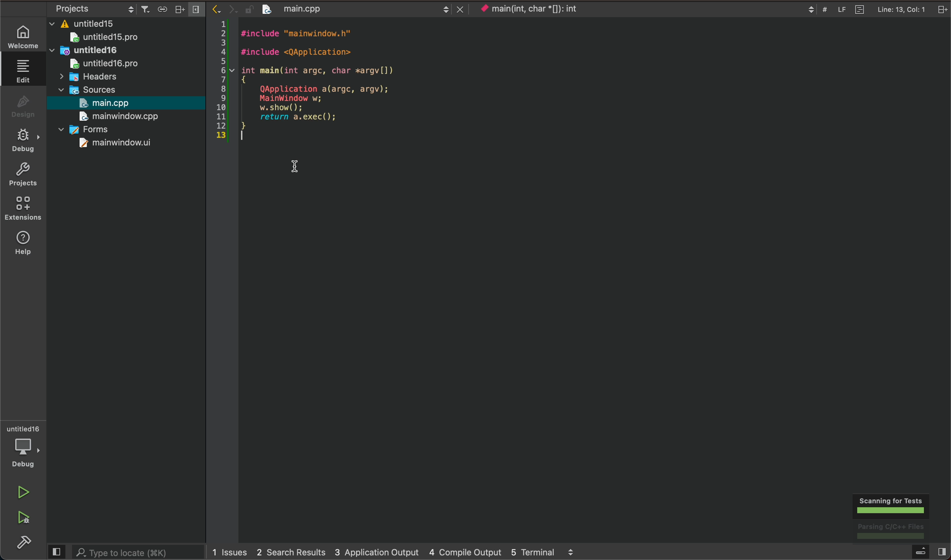  Describe the element at coordinates (118, 117) in the screenshot. I see `mainwindow.cpp` at that location.